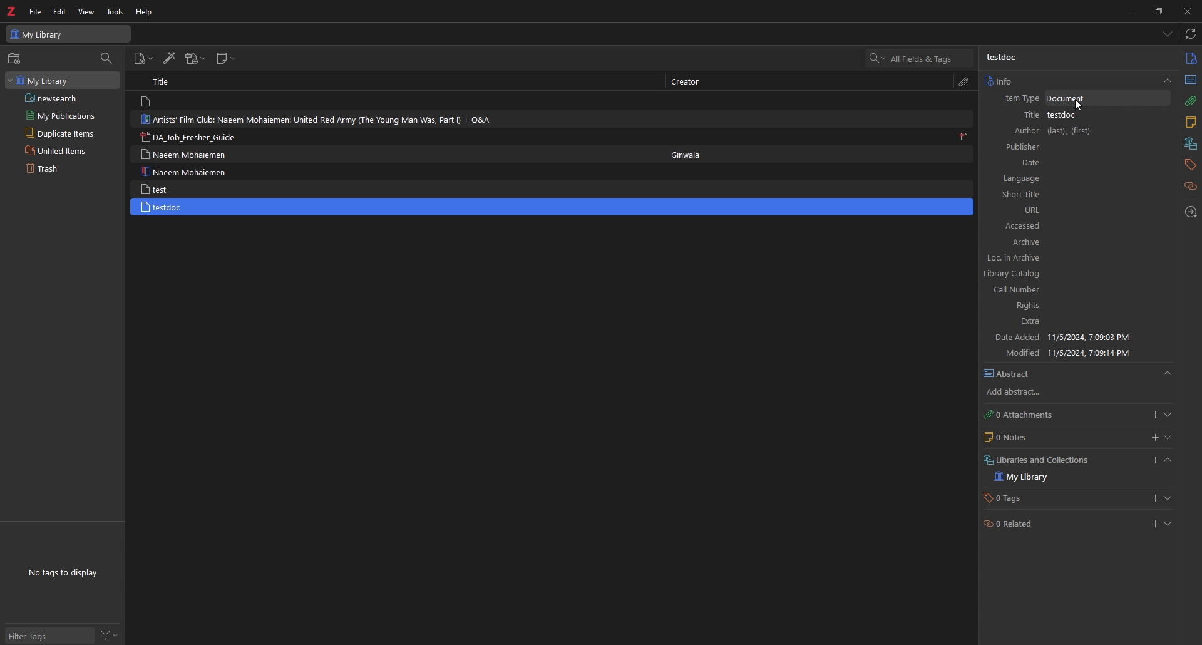 This screenshot has height=645, width=1202. Describe the element at coordinates (687, 155) in the screenshot. I see `Ginwala` at that location.